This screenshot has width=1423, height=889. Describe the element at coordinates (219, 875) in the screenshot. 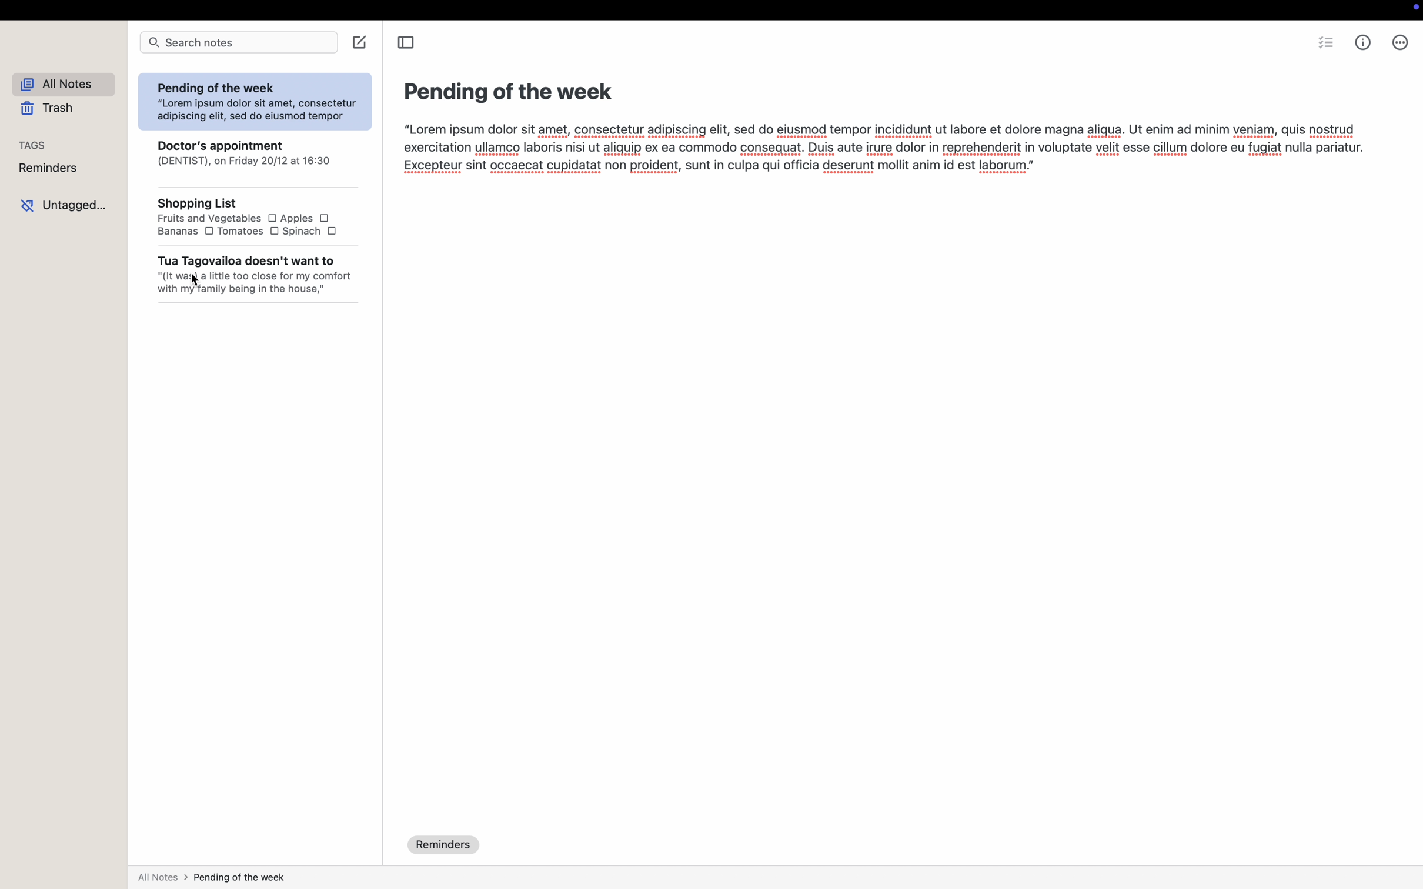

I see `all notes > pending of the week` at that location.